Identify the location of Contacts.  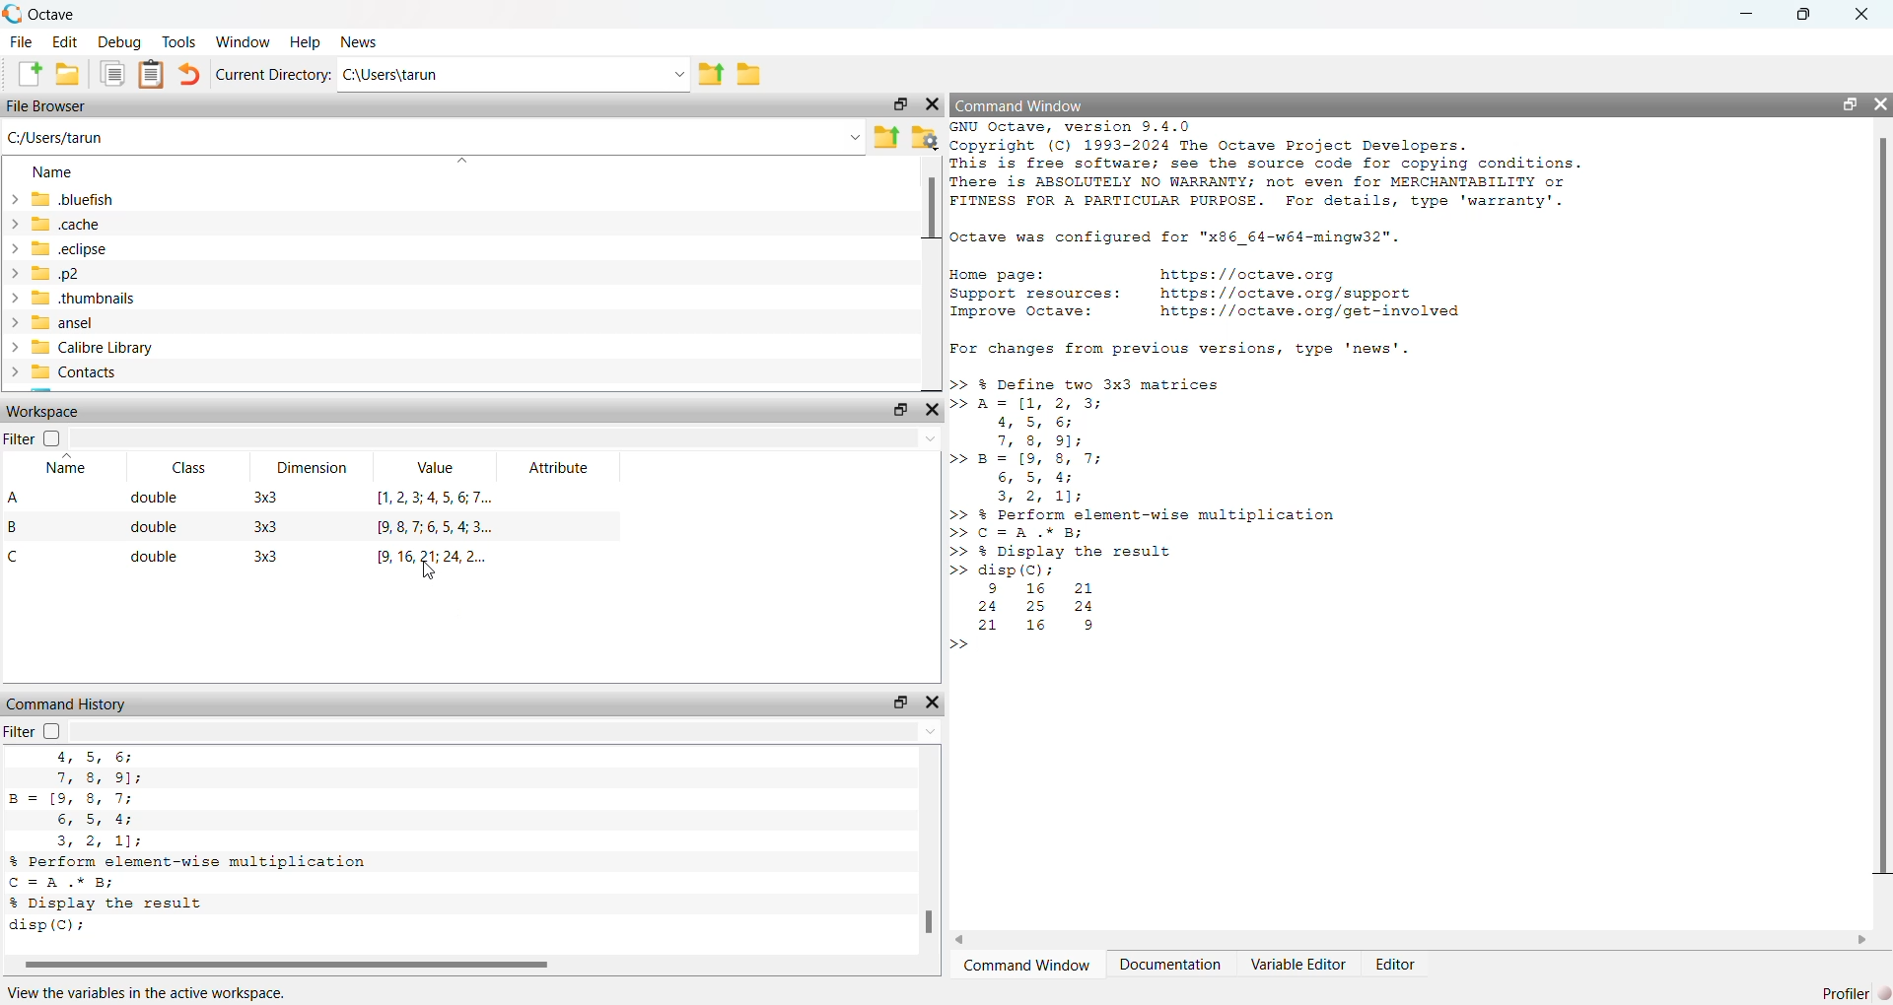
(65, 372).